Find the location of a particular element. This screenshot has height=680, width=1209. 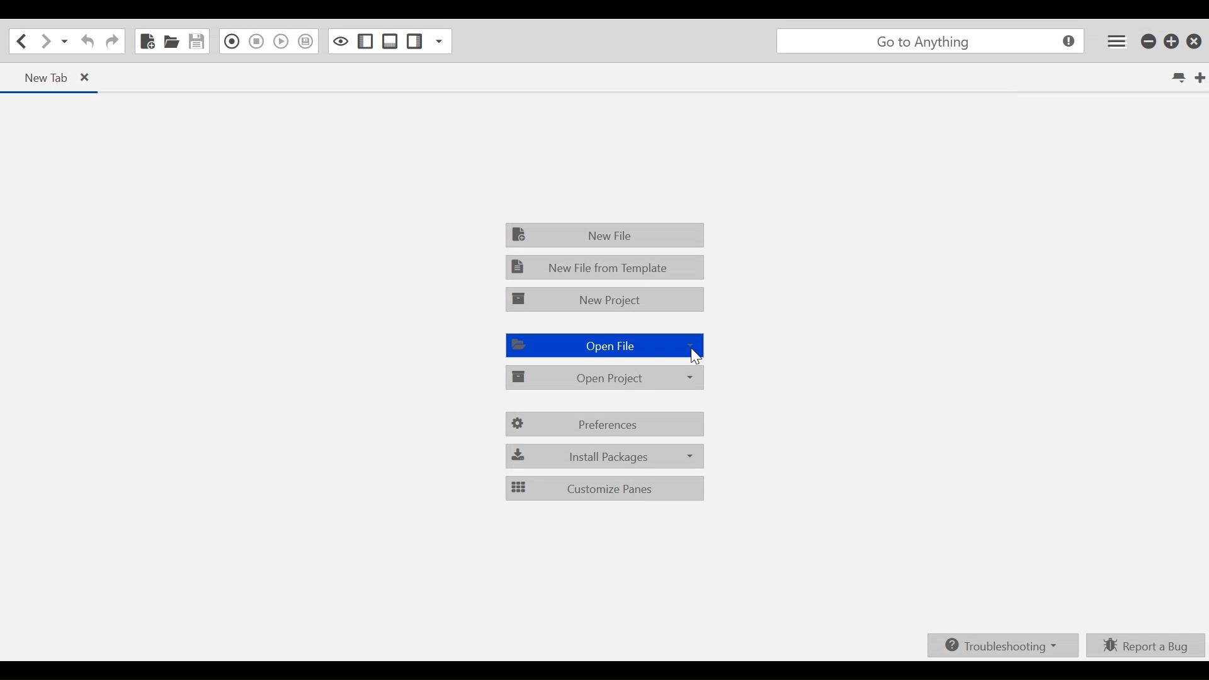

Troubleshooting is located at coordinates (1004, 645).